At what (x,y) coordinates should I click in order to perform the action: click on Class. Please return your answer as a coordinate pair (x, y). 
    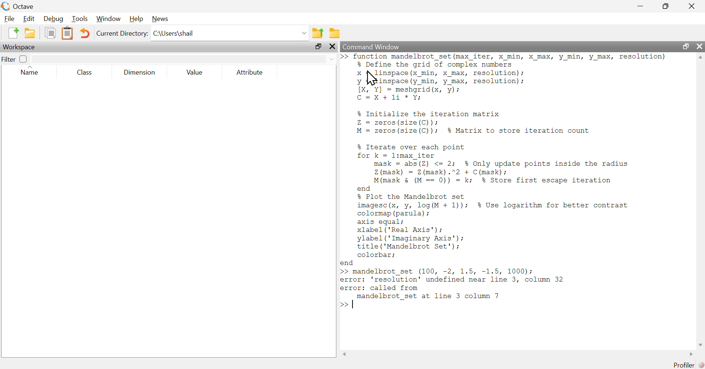
    Looking at the image, I should click on (85, 72).